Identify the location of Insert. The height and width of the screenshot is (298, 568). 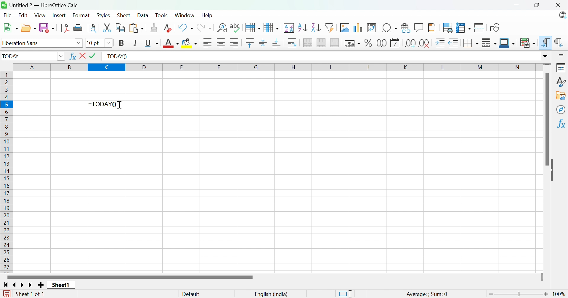
(59, 15).